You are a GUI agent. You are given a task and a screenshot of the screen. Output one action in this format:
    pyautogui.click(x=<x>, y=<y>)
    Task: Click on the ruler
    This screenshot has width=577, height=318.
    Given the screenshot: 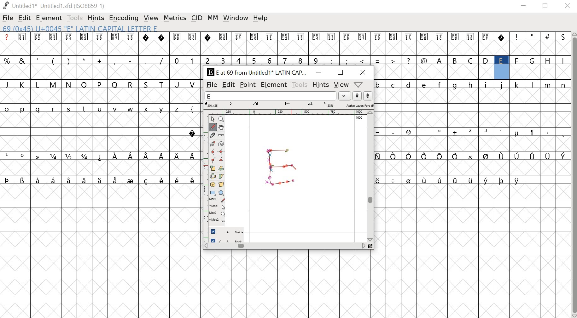 What is the action you would take?
    pyautogui.click(x=287, y=112)
    